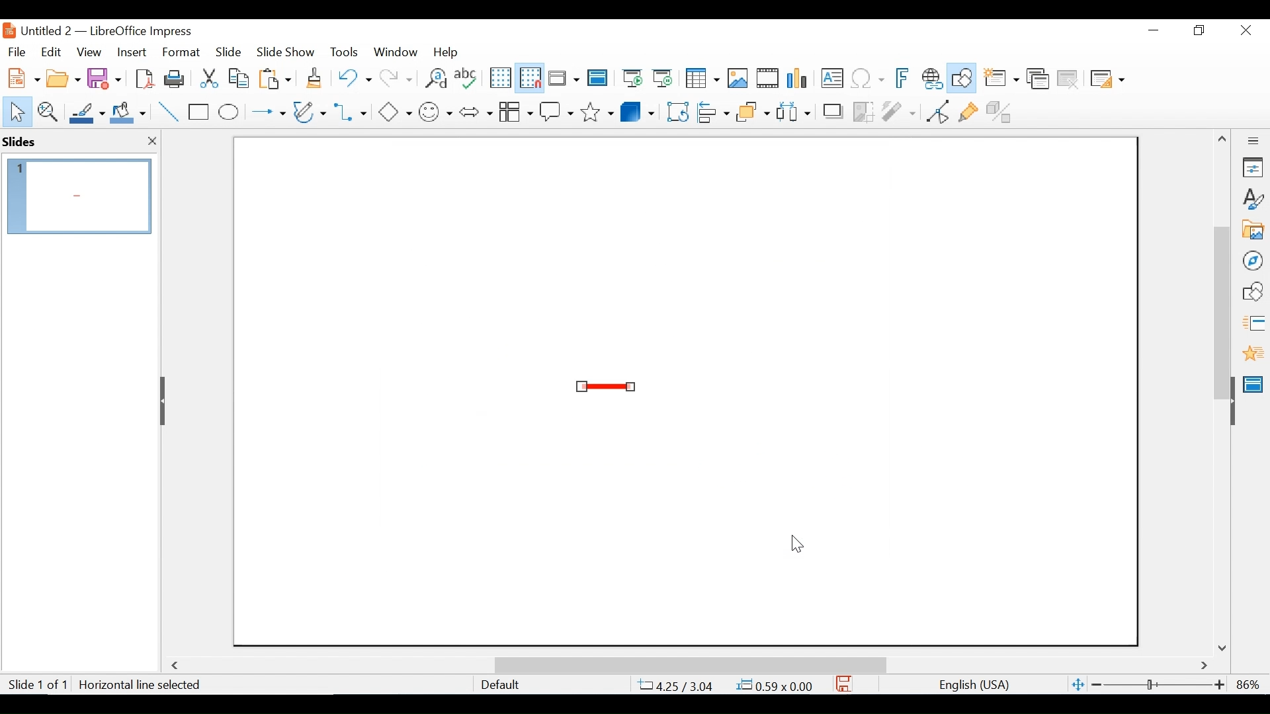  Describe the element at coordinates (676, 111) in the screenshot. I see `Rotate` at that location.